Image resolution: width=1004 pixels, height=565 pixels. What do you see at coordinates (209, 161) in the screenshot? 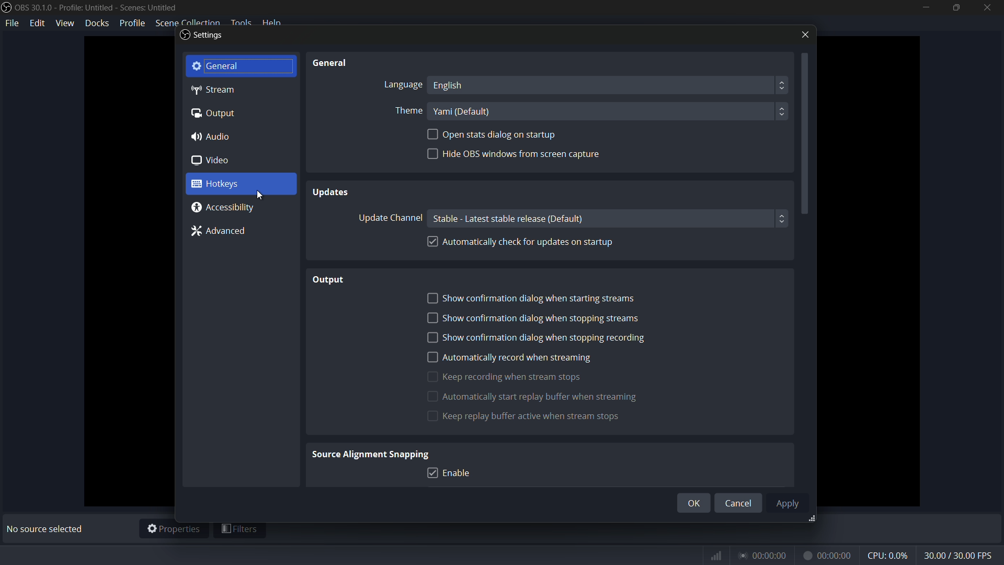
I see `video` at bounding box center [209, 161].